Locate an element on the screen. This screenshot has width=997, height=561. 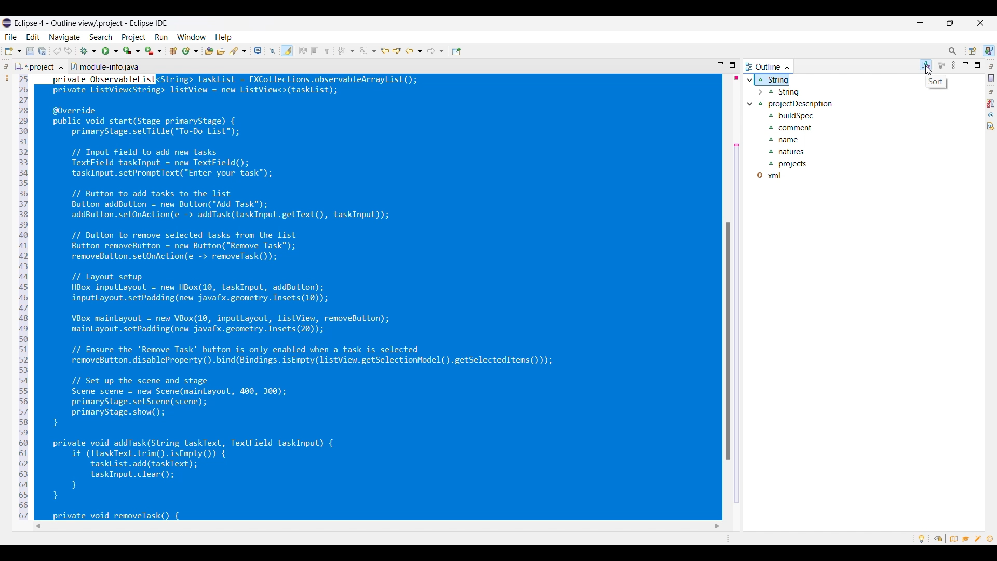
Open a terminal is located at coordinates (258, 50).